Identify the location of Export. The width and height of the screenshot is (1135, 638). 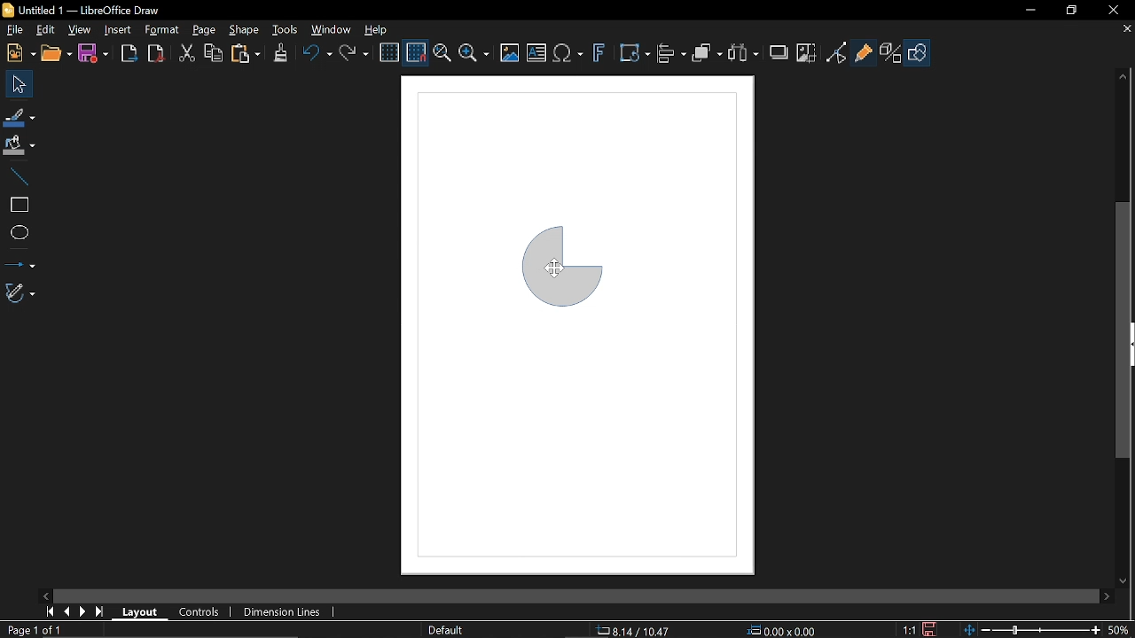
(129, 53).